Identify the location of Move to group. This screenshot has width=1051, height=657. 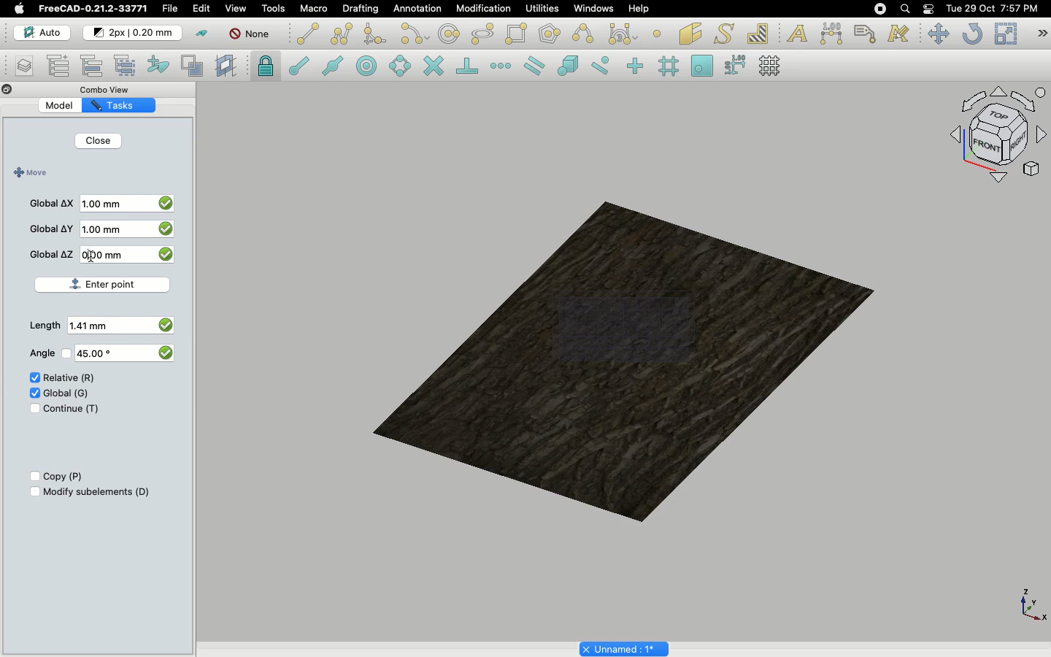
(94, 66).